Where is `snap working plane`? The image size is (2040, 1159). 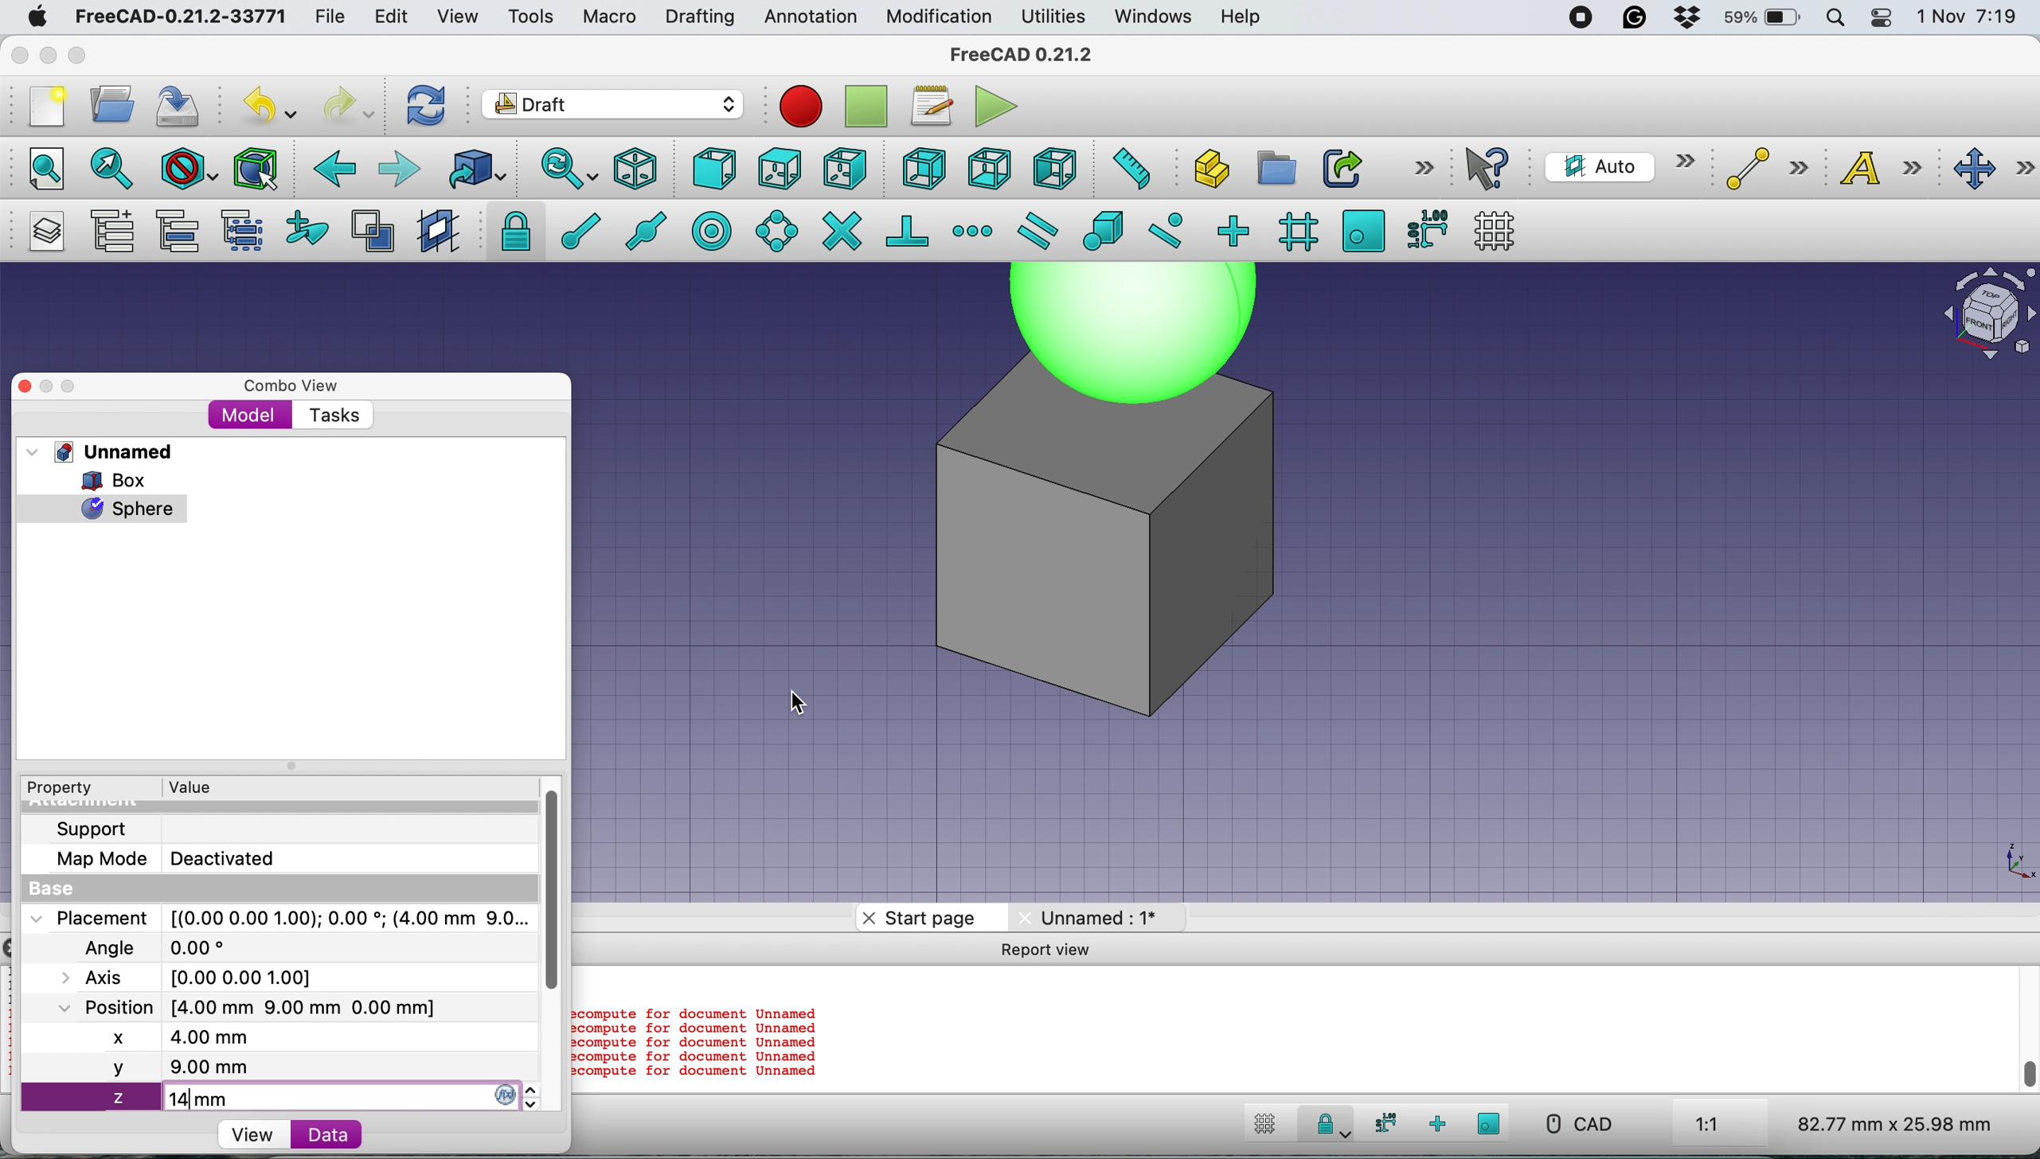
snap working plane is located at coordinates (1490, 1123).